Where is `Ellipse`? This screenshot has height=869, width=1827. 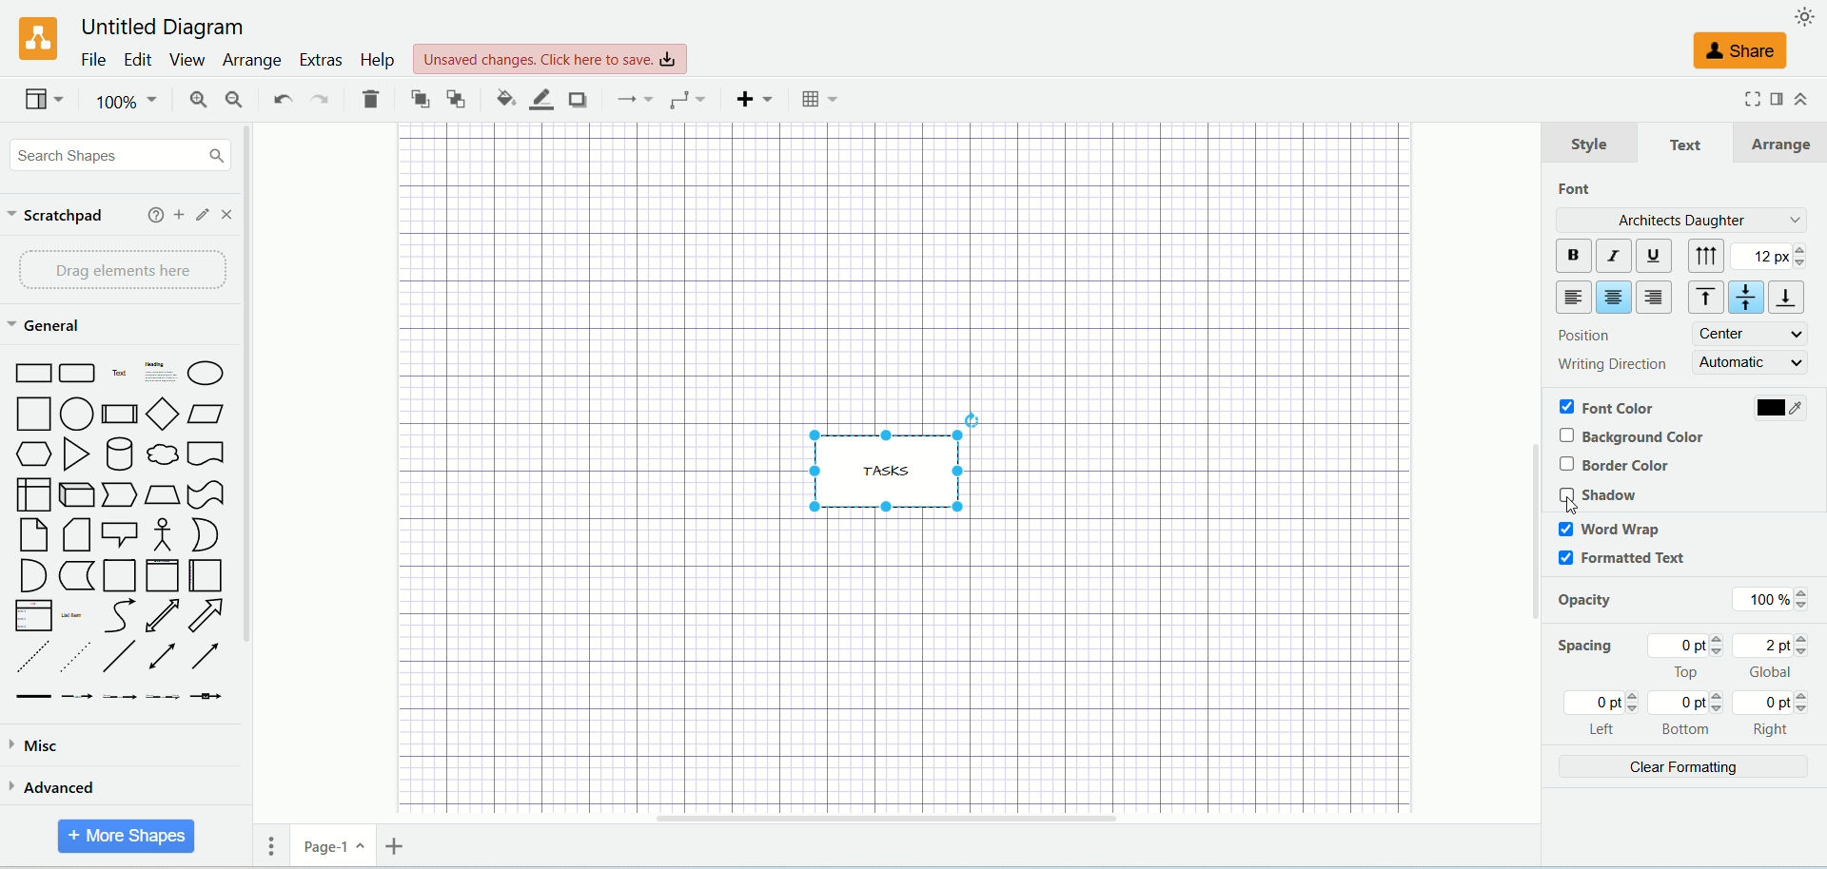 Ellipse is located at coordinates (206, 373).